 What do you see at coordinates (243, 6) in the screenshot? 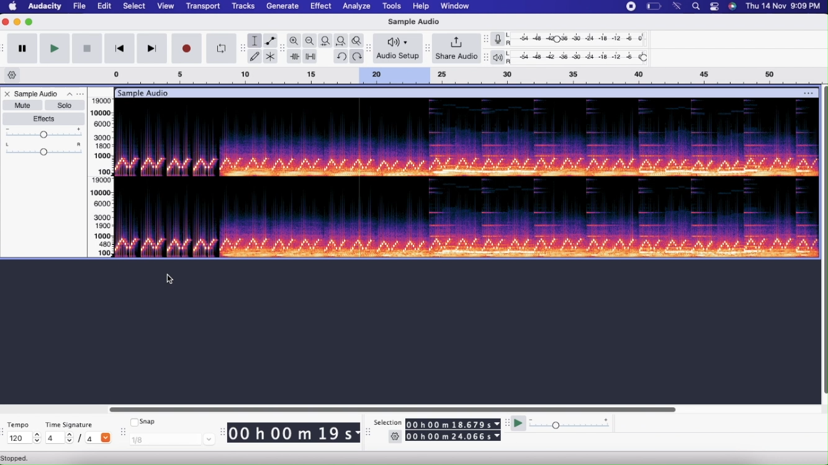
I see `Tracks` at bounding box center [243, 6].